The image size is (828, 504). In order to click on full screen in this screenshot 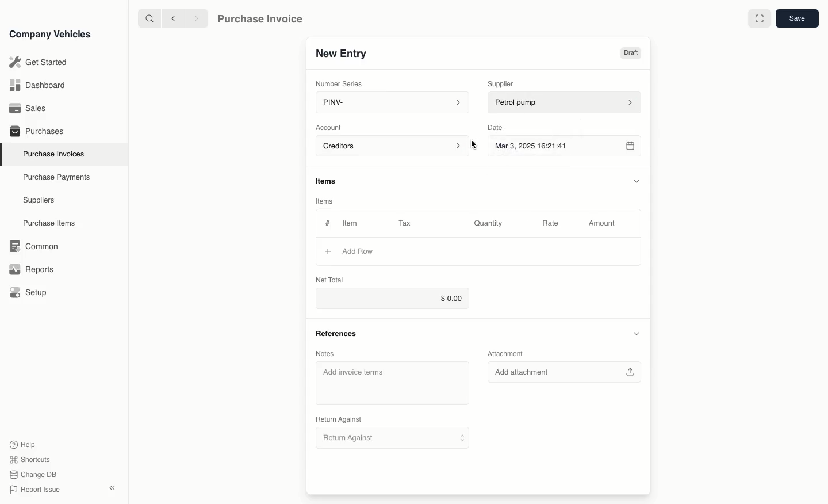, I will do `click(759, 18)`.